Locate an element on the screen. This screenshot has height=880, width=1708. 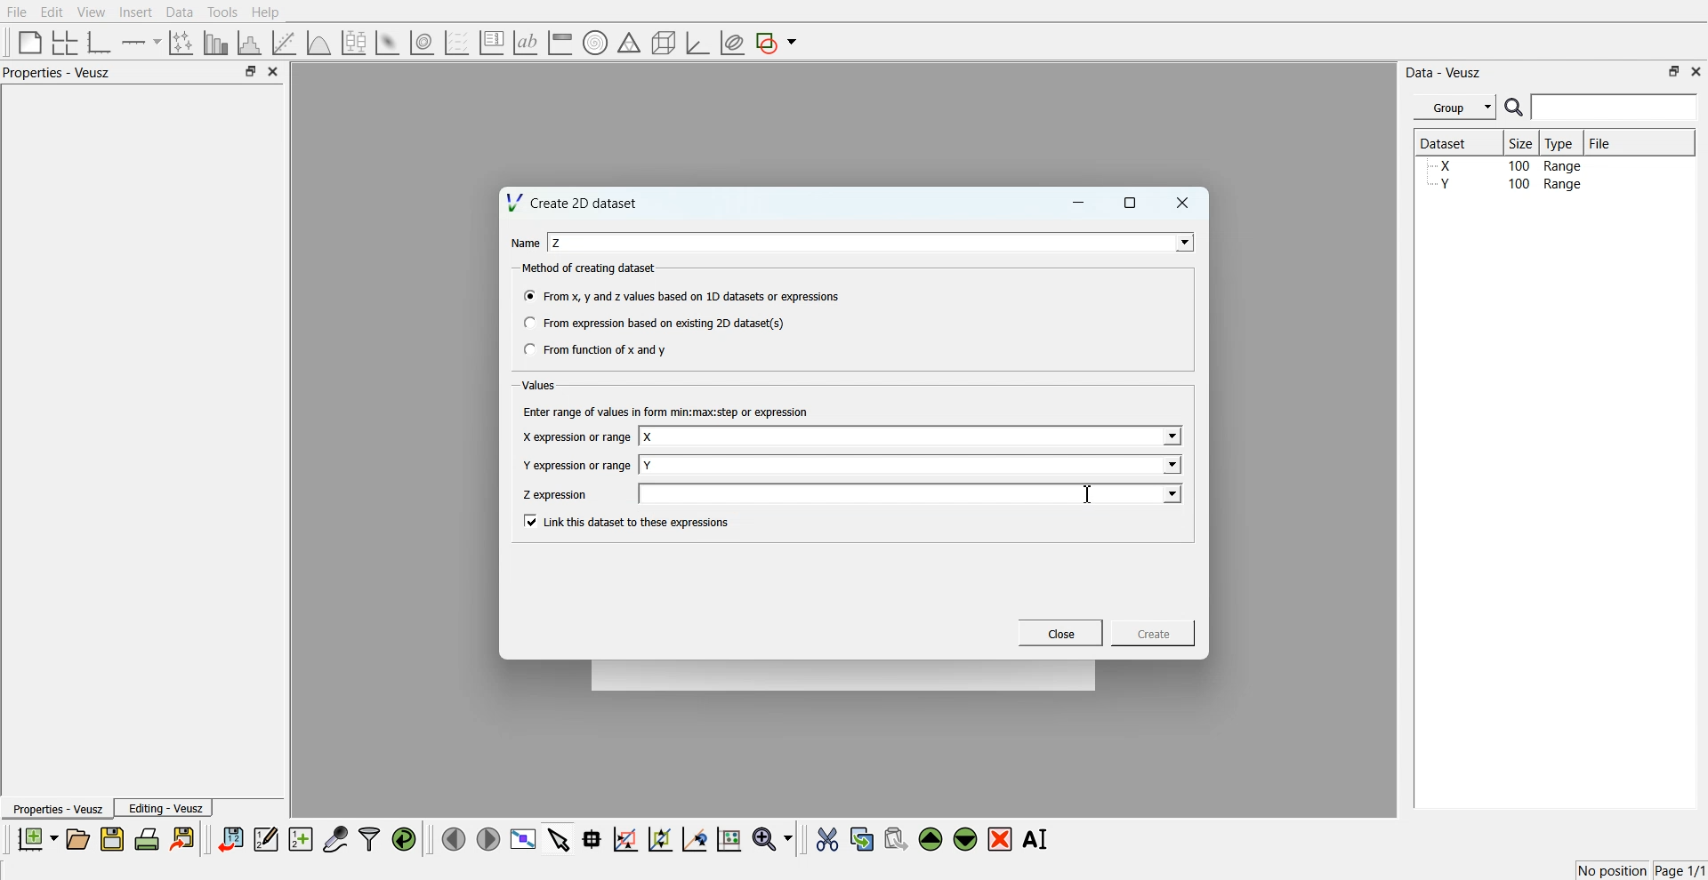
Move down the selected widget is located at coordinates (966, 839).